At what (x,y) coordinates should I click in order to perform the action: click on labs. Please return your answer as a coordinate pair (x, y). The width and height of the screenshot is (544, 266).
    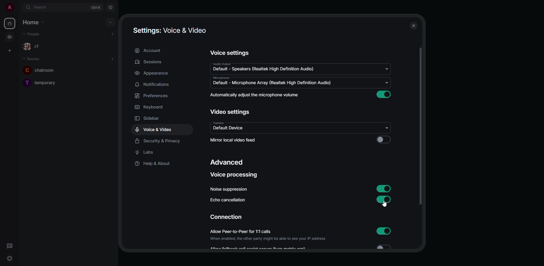
    Looking at the image, I should click on (147, 152).